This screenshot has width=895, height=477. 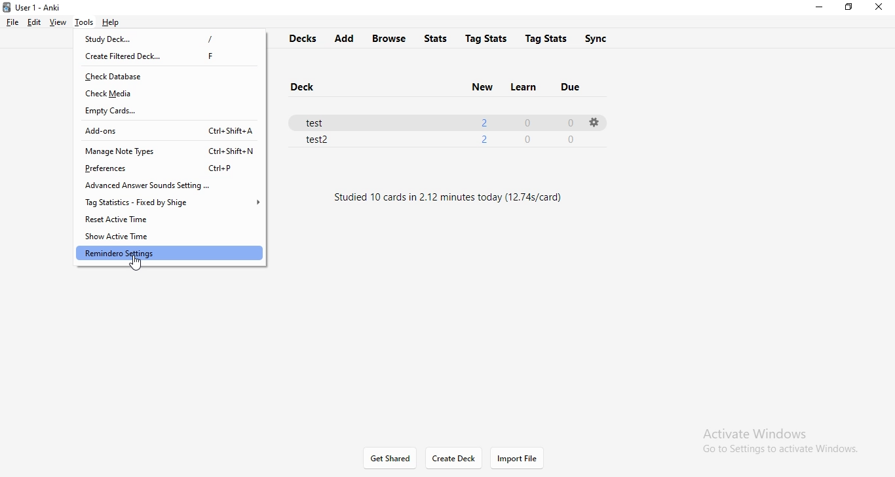 I want to click on 2, so click(x=484, y=138).